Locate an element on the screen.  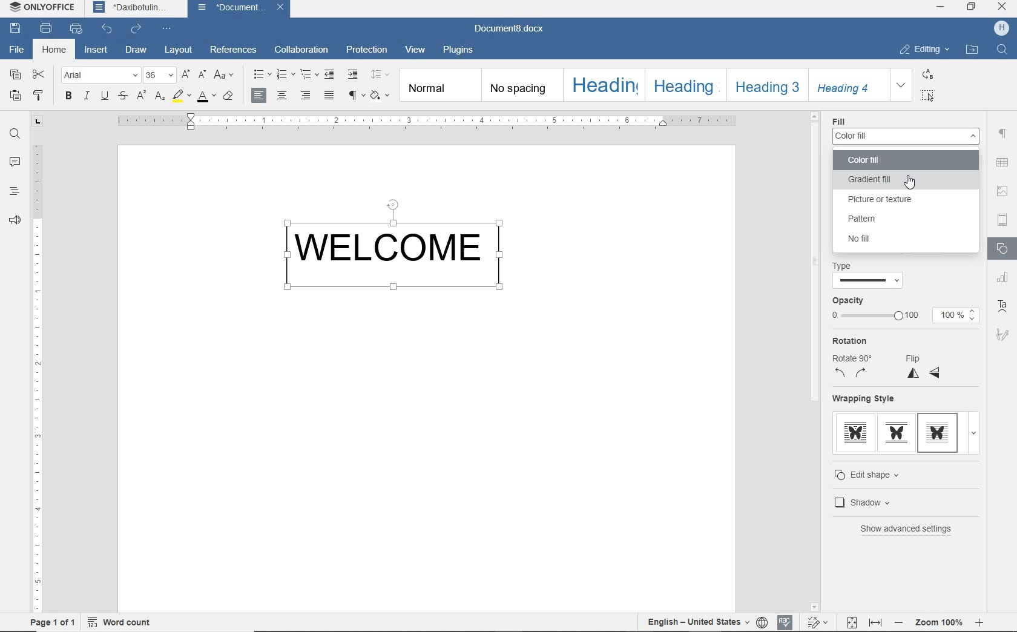
UNDO is located at coordinates (108, 29).